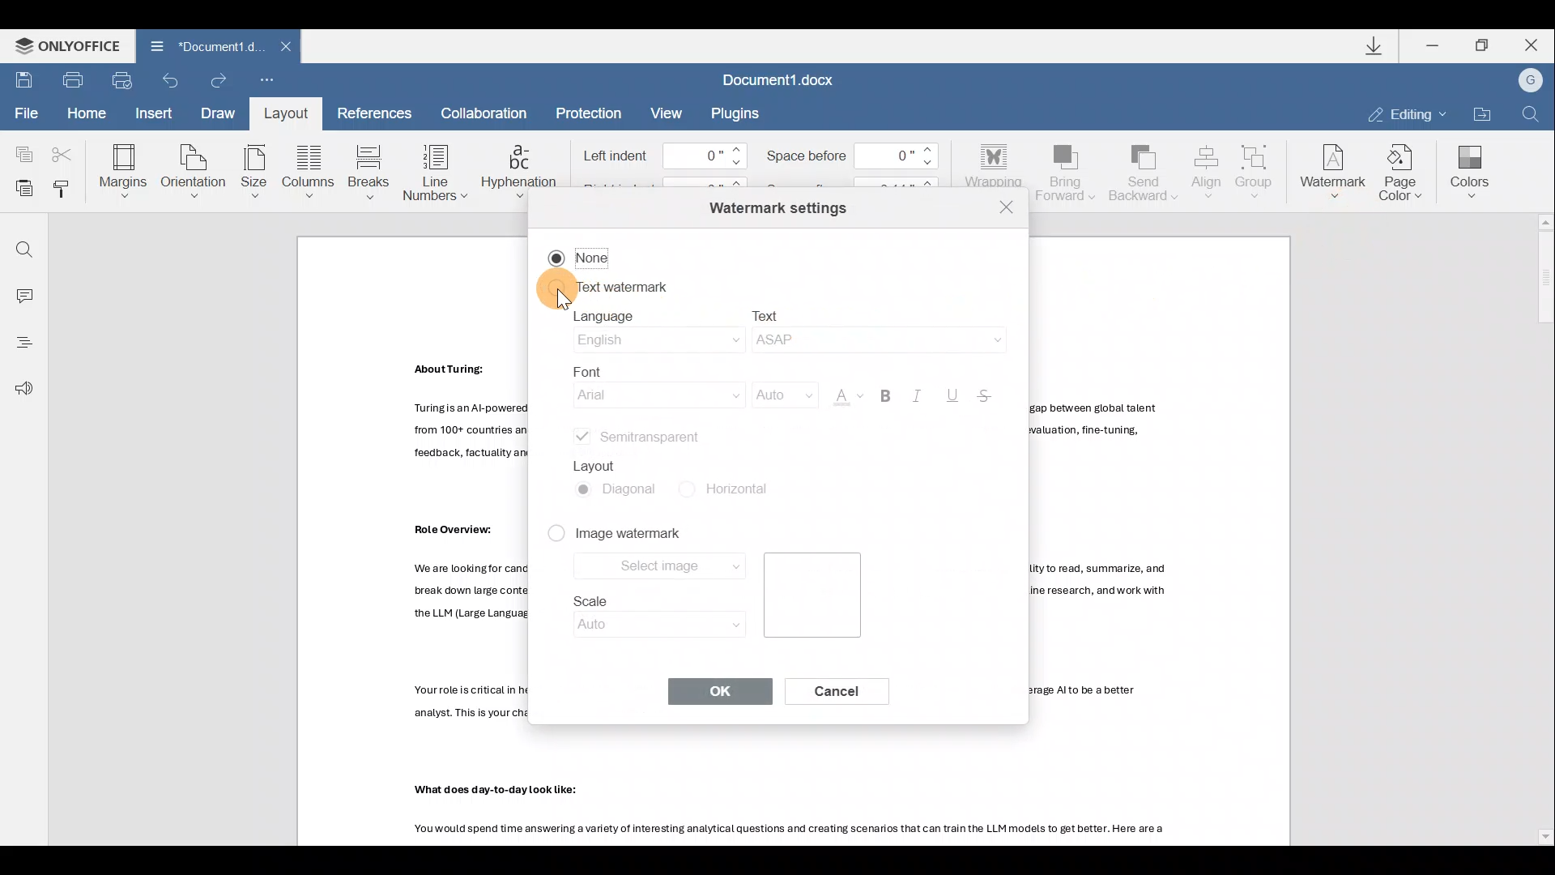 The width and height of the screenshot is (1555, 875). Describe the element at coordinates (1480, 45) in the screenshot. I see `Maximize` at that location.